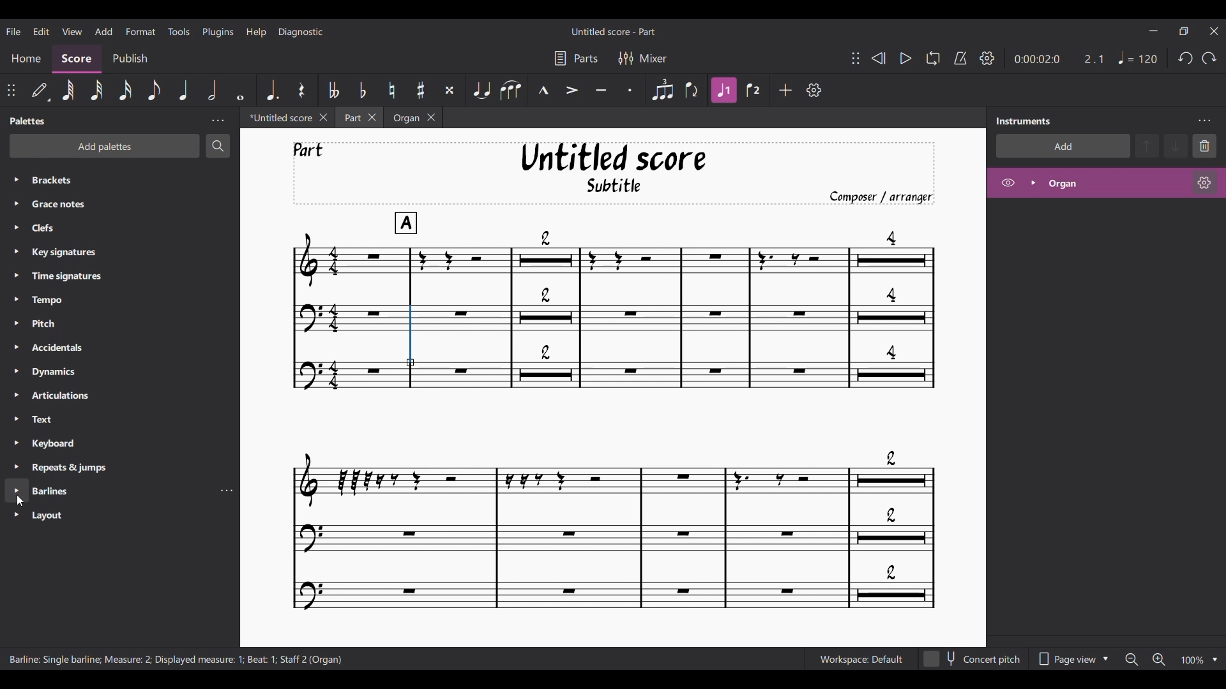 The image size is (1226, 689). Describe the element at coordinates (351, 117) in the screenshot. I see `Part tab` at that location.